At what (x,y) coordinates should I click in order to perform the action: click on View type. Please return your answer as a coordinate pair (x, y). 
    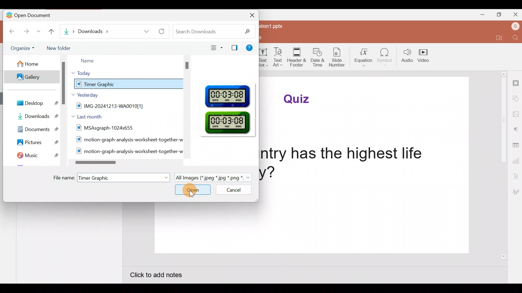
    Looking at the image, I should click on (215, 47).